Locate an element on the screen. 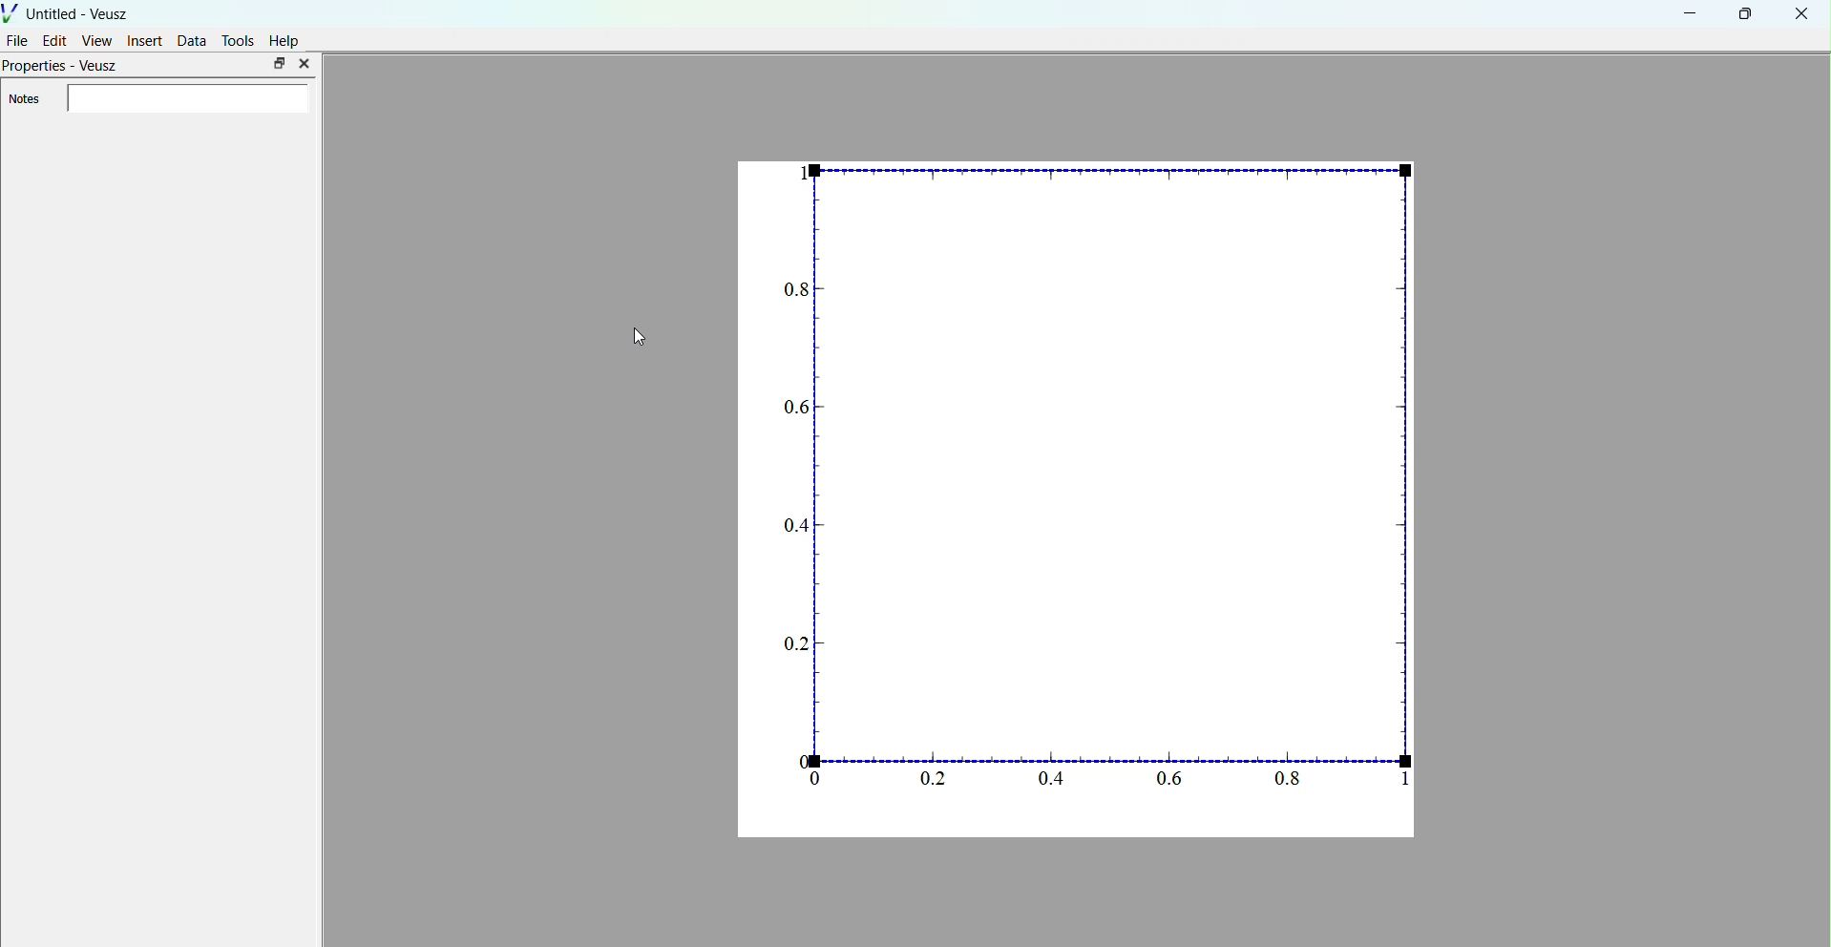  Tools is located at coordinates (239, 40).